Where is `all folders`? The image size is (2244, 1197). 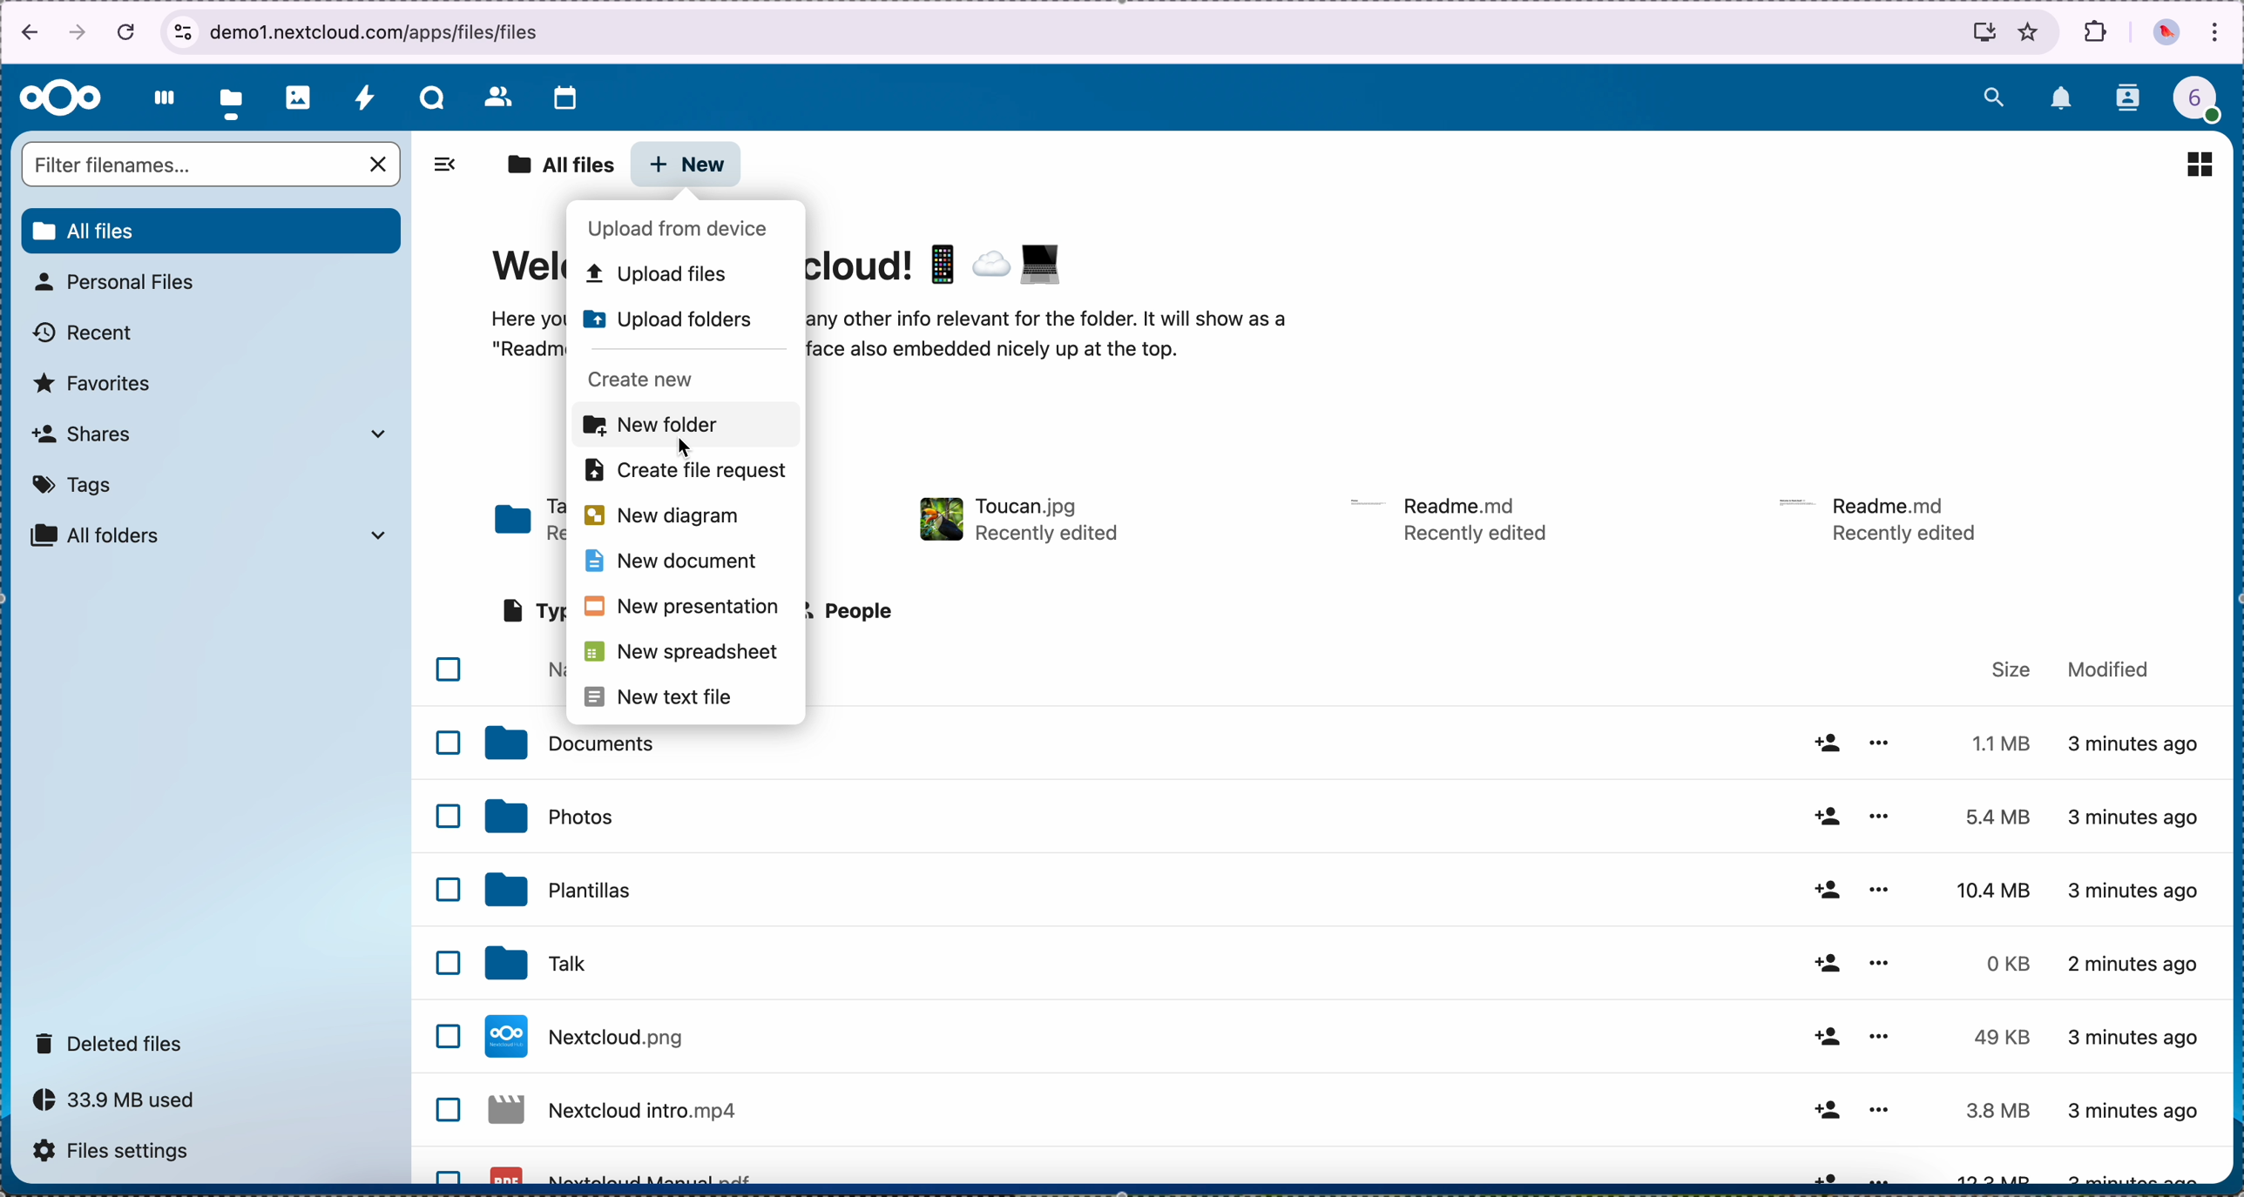
all folders is located at coordinates (210, 535).